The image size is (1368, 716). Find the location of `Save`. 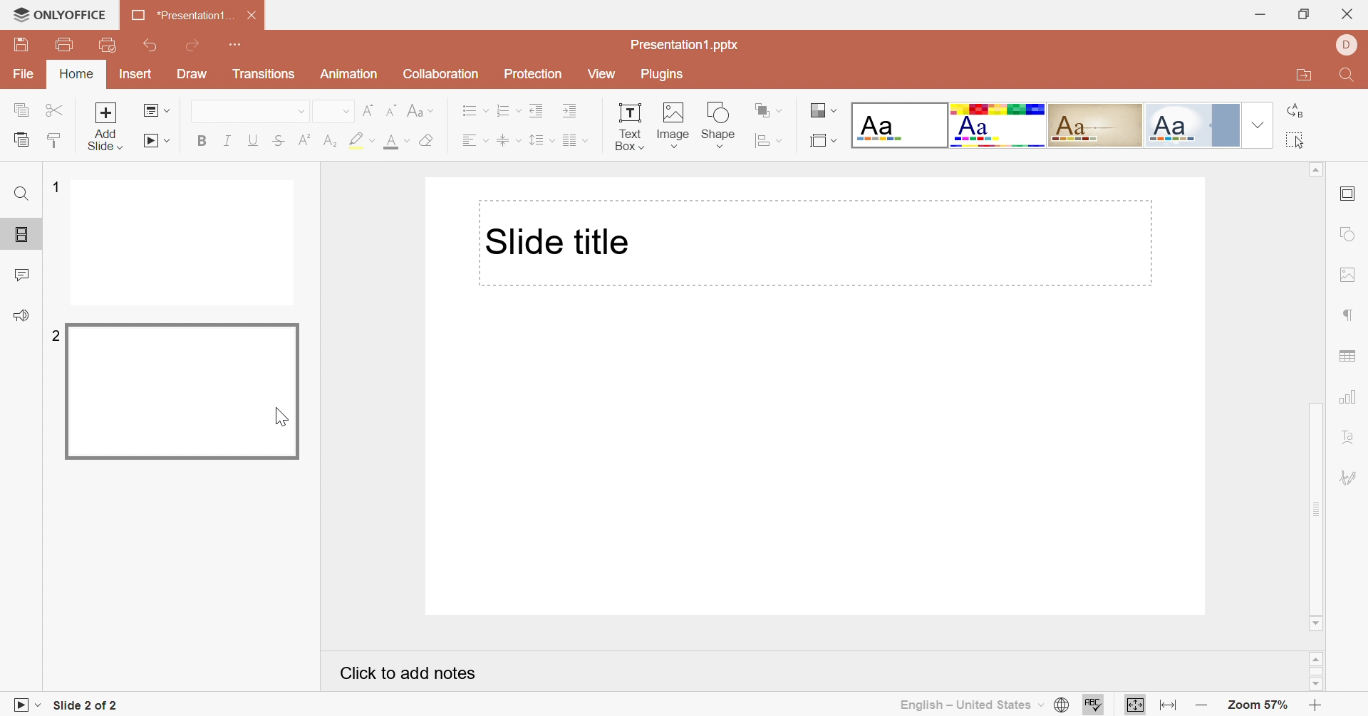

Save is located at coordinates (21, 45).